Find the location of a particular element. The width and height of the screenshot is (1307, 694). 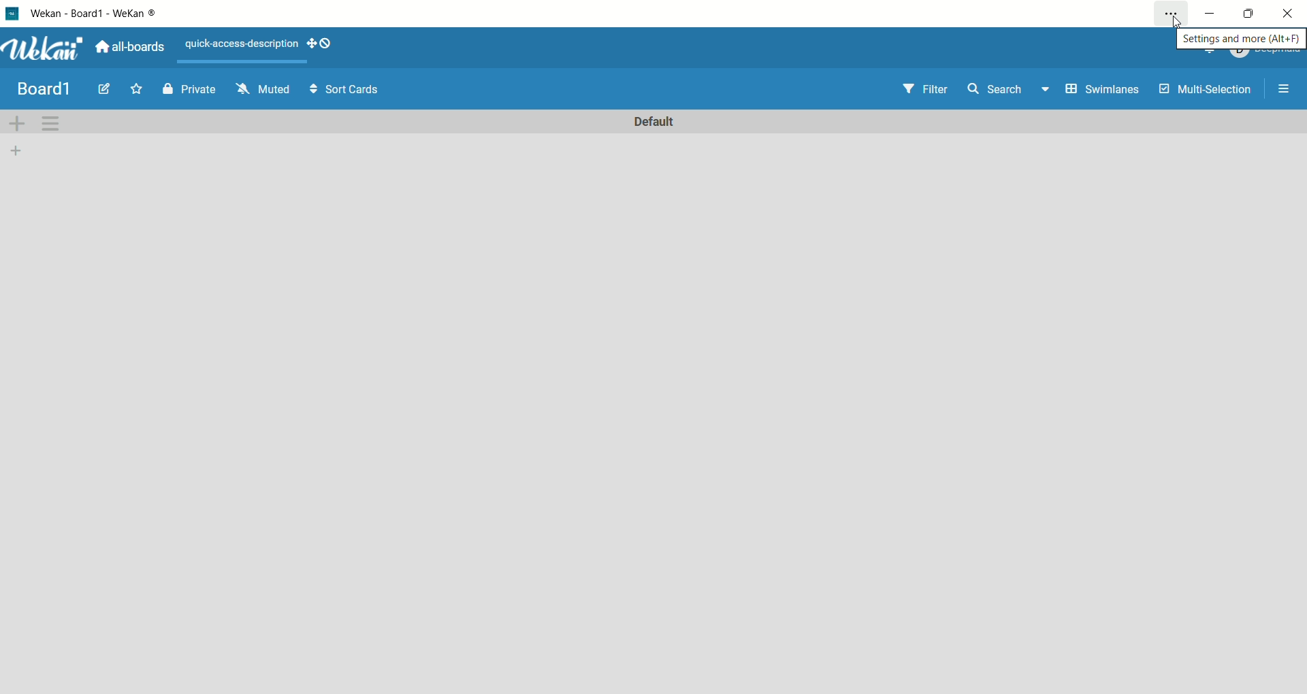

muted is located at coordinates (263, 87).